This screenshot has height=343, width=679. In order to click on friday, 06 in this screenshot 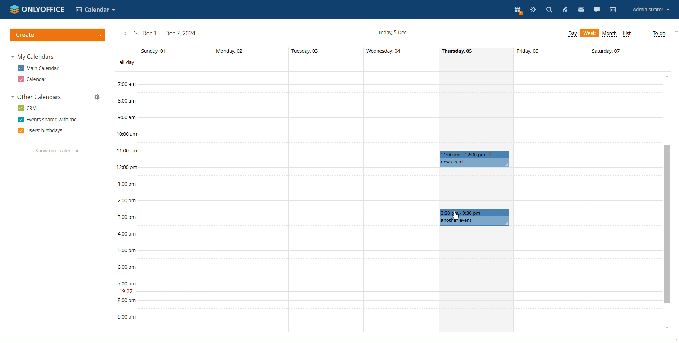, I will do `click(528, 51)`.